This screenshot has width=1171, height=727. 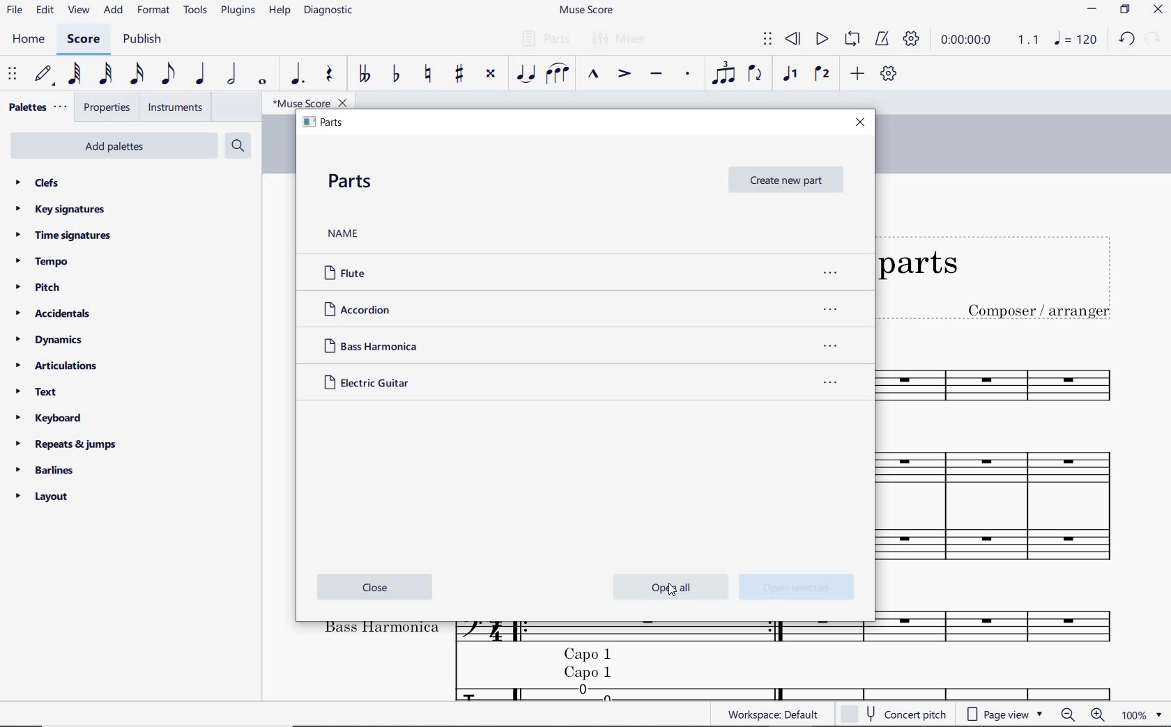 I want to click on file name, so click(x=587, y=10).